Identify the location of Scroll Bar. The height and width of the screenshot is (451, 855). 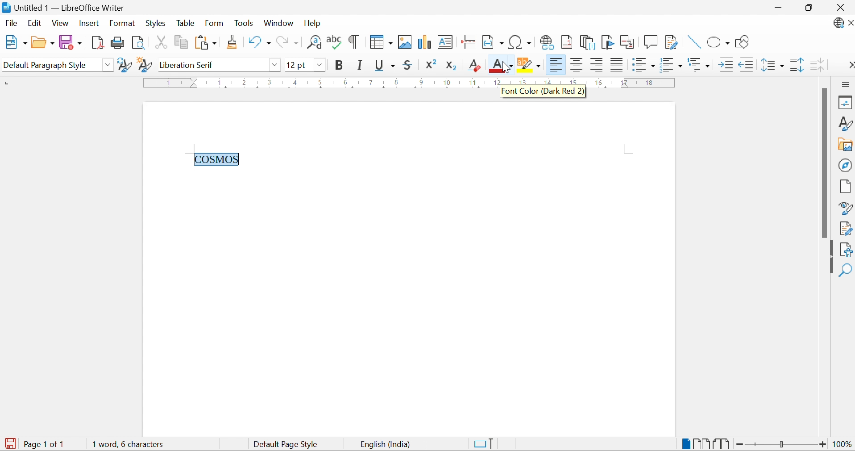
(825, 163).